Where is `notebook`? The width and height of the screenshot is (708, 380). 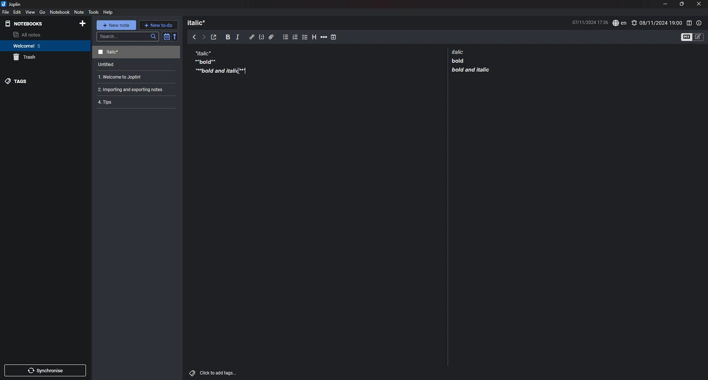 notebook is located at coordinates (44, 46).